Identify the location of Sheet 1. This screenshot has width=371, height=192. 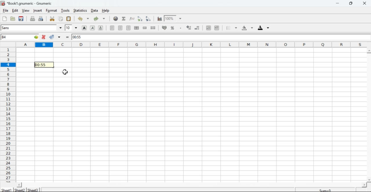
(7, 190).